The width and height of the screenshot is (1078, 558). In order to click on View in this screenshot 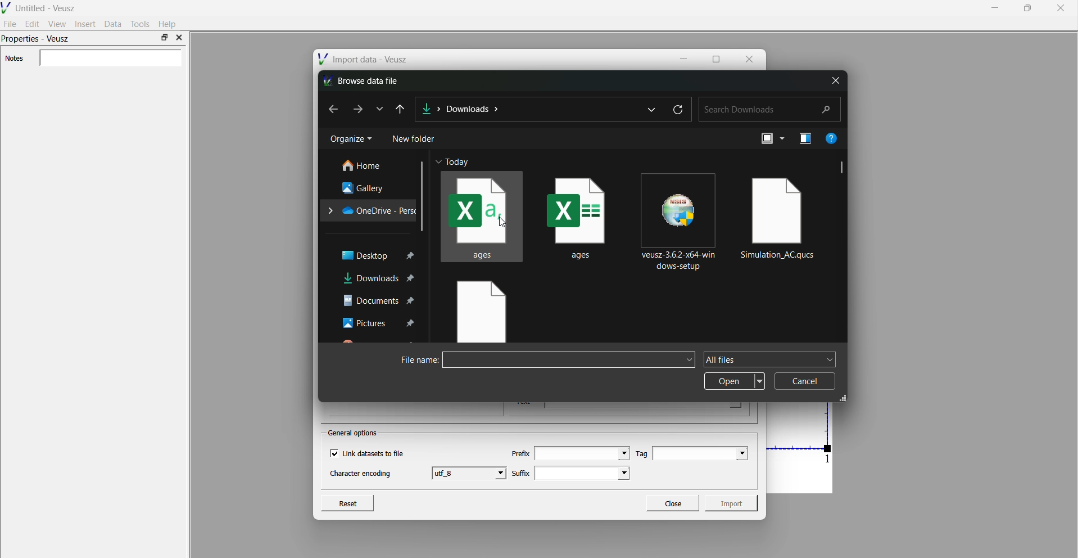, I will do `click(57, 24)`.